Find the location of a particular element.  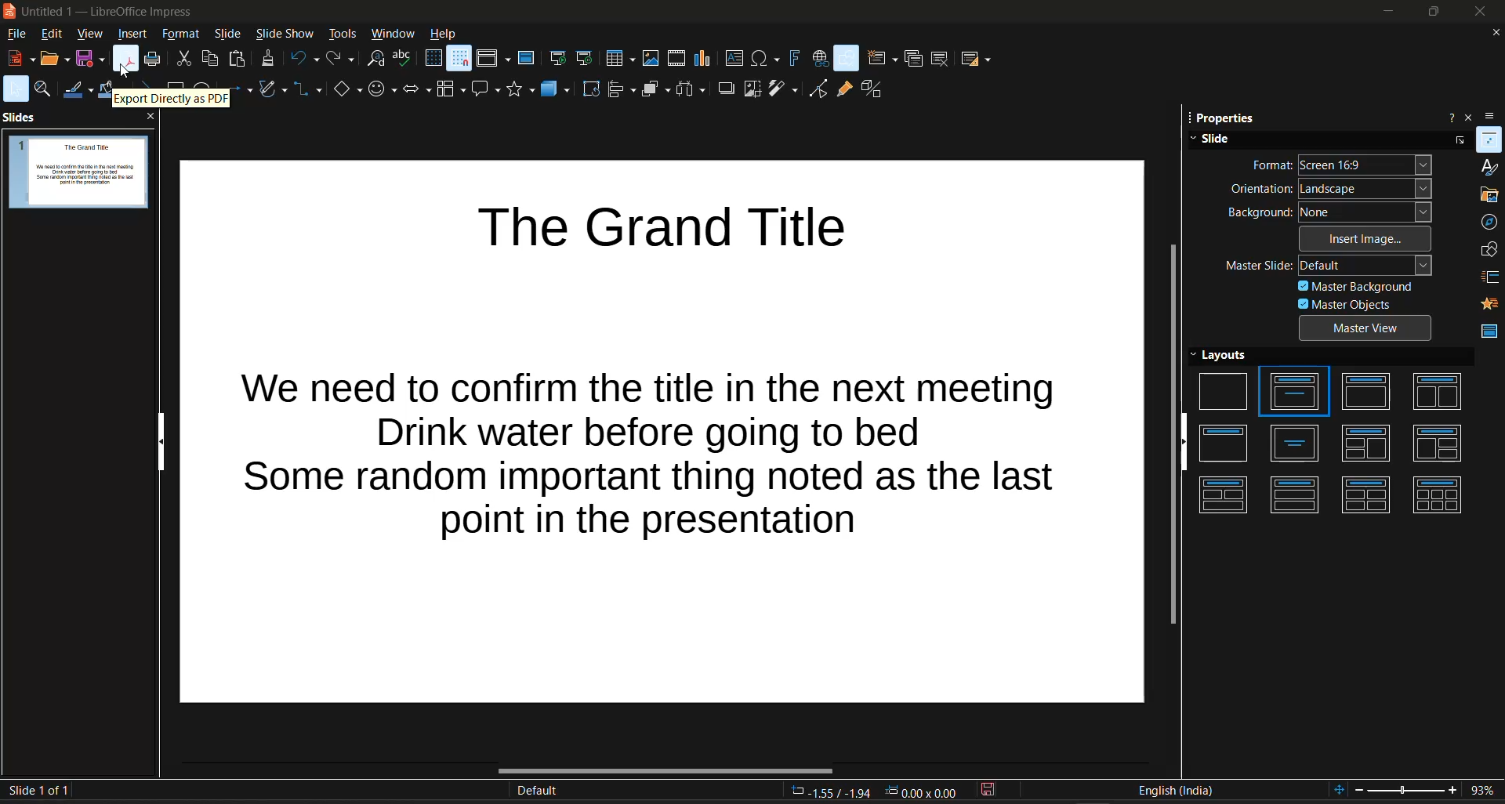

zoom out is located at coordinates (1361, 790).